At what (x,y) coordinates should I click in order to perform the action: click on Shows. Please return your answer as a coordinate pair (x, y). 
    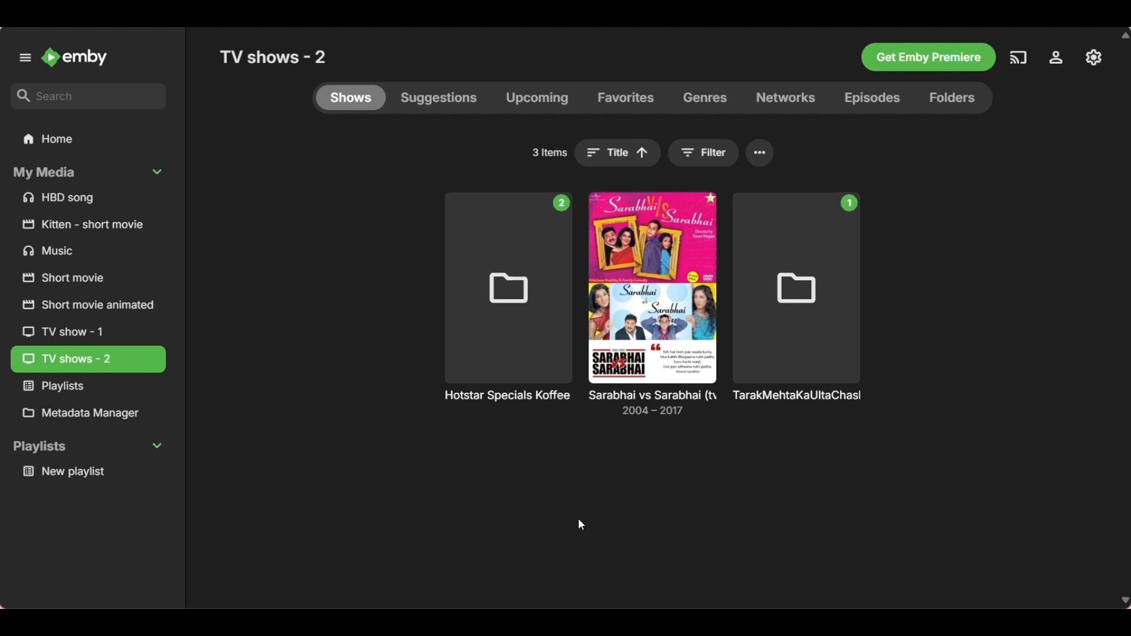
    Looking at the image, I should click on (350, 98).